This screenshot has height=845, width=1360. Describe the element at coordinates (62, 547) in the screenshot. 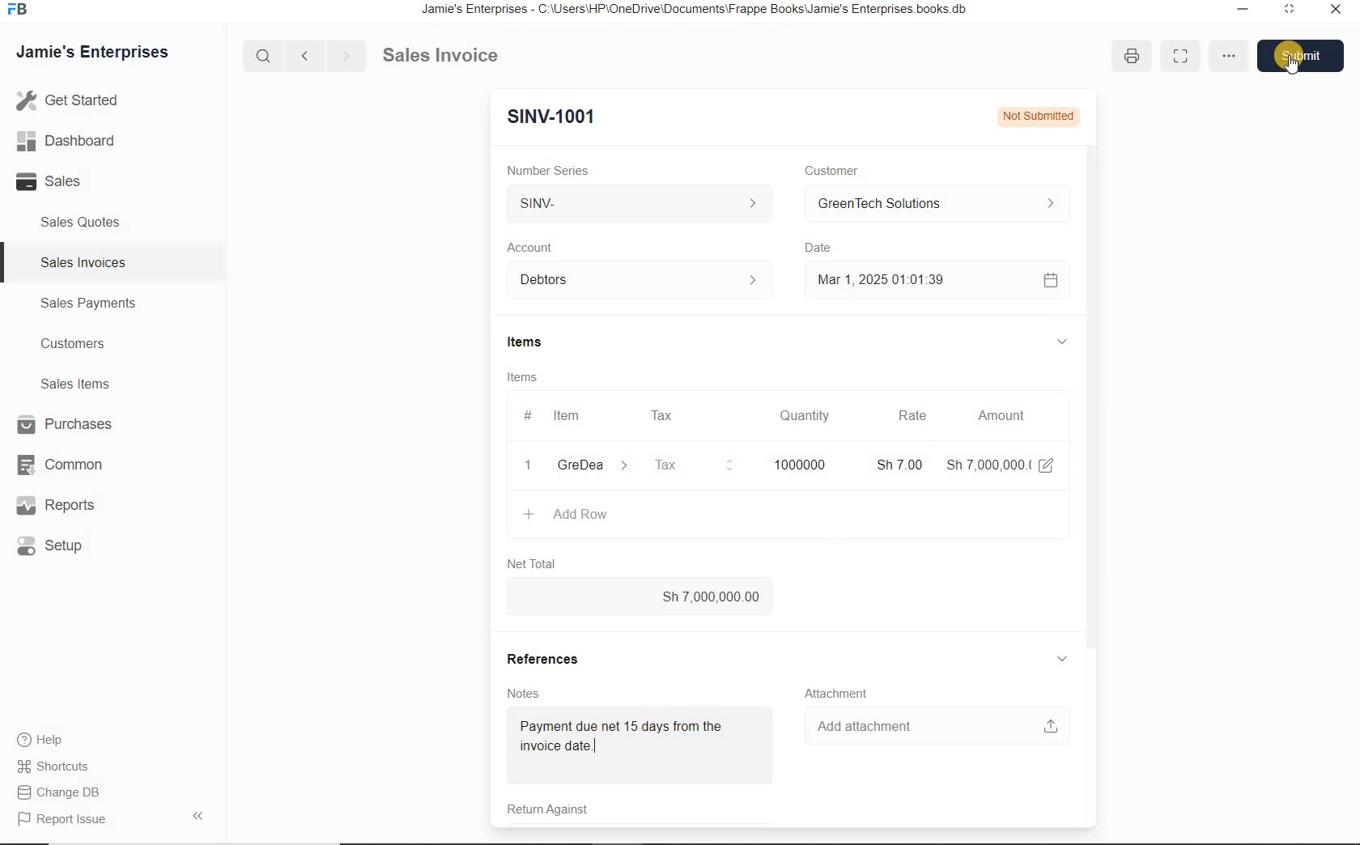

I see `Setup` at that location.